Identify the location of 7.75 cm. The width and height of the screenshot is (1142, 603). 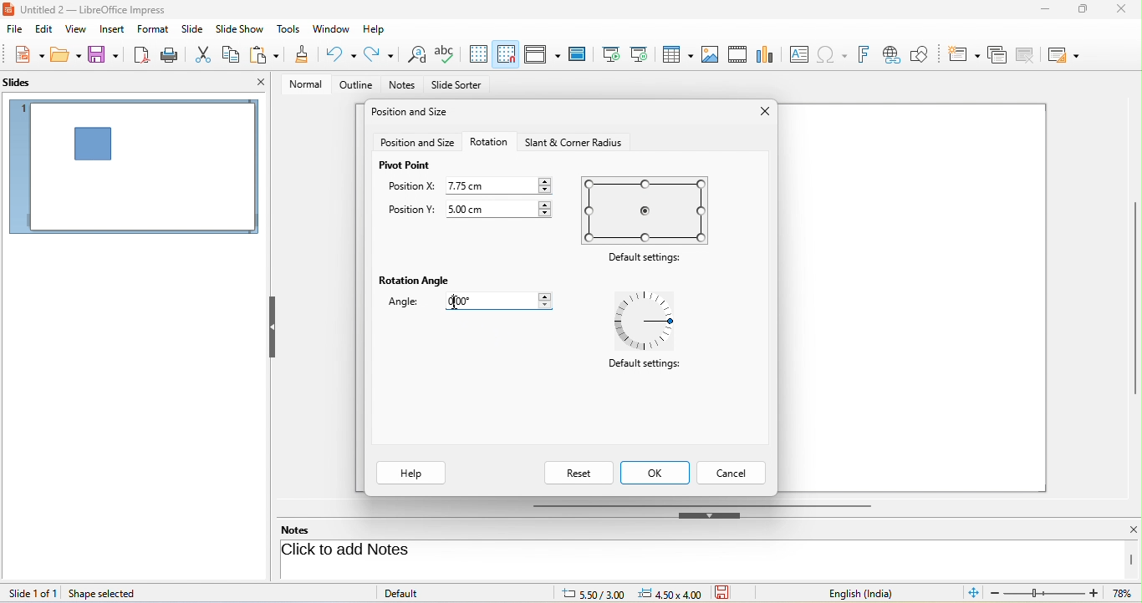
(501, 185).